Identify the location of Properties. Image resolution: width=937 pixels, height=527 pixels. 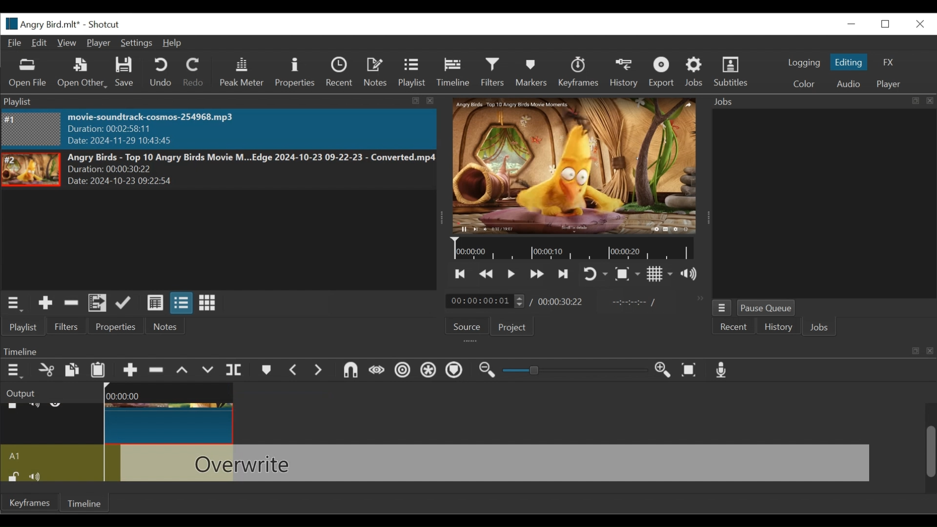
(295, 72).